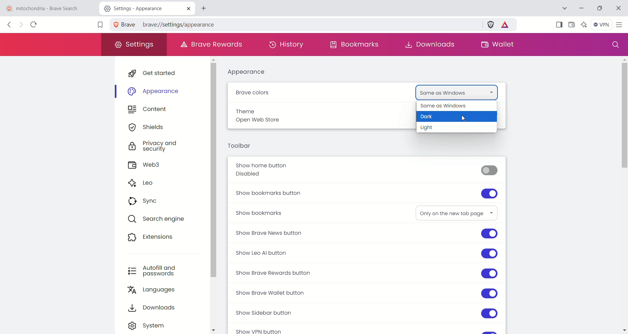 The height and width of the screenshot is (334, 628). Describe the element at coordinates (368, 253) in the screenshot. I see `show leo AI button` at that location.